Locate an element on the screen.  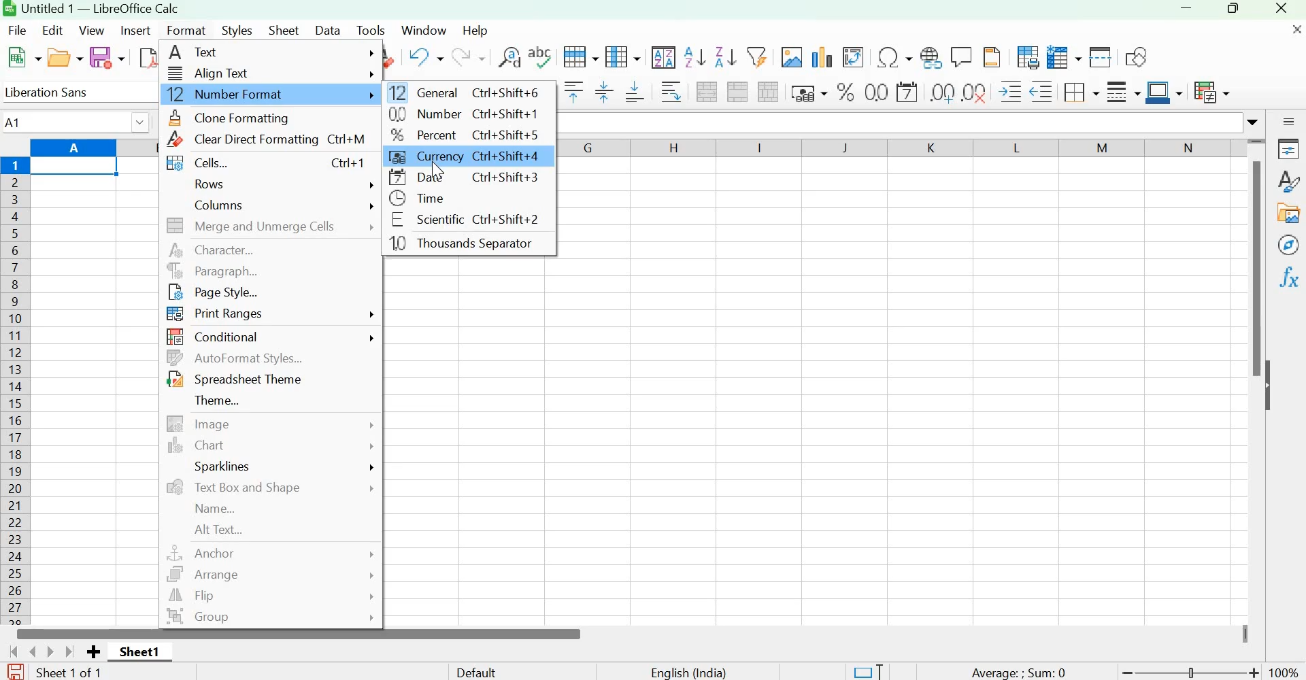
Border style is located at coordinates (1122, 91).